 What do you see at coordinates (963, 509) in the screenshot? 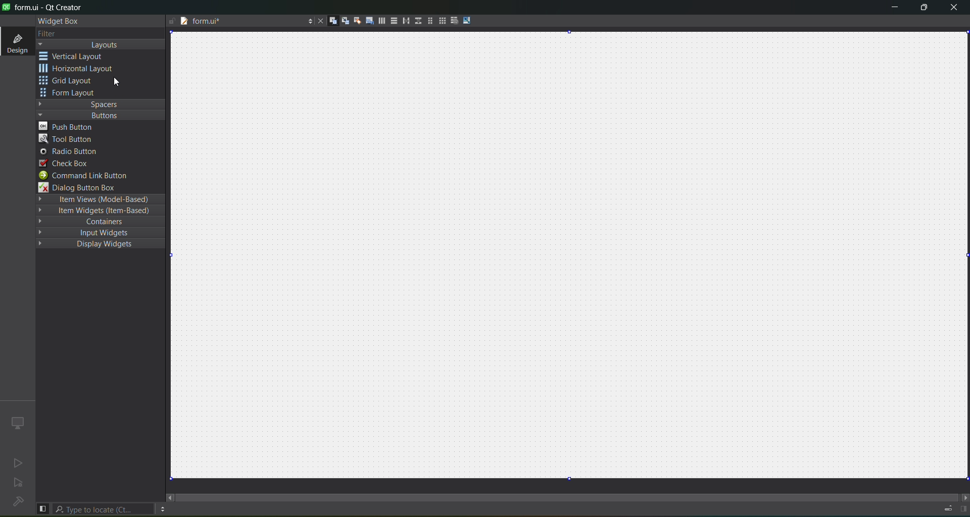
I see `show/hide right pane` at bounding box center [963, 509].